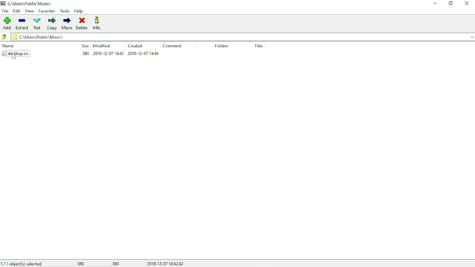 The width and height of the screenshot is (475, 267). Describe the element at coordinates (85, 46) in the screenshot. I see `Size` at that location.